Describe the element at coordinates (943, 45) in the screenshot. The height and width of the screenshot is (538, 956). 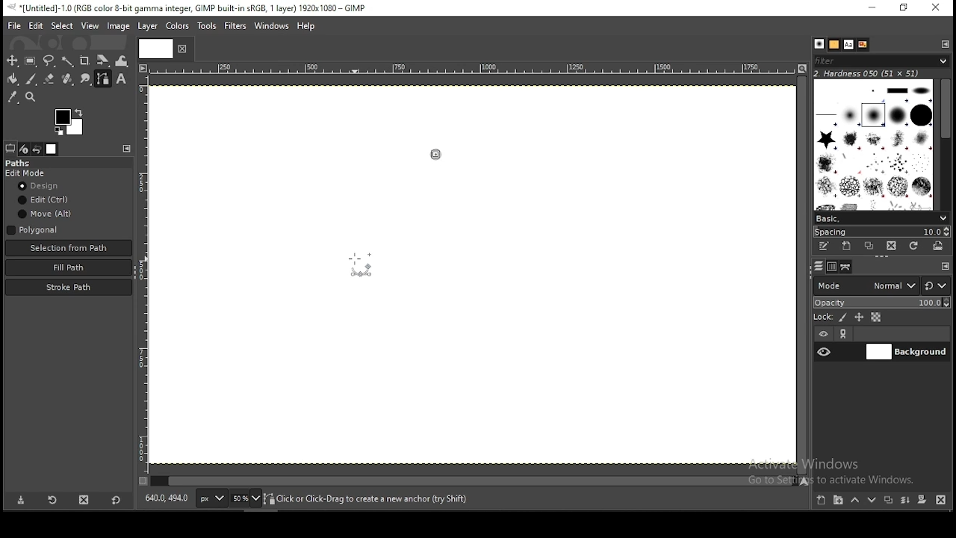
I see `configure this tab` at that location.